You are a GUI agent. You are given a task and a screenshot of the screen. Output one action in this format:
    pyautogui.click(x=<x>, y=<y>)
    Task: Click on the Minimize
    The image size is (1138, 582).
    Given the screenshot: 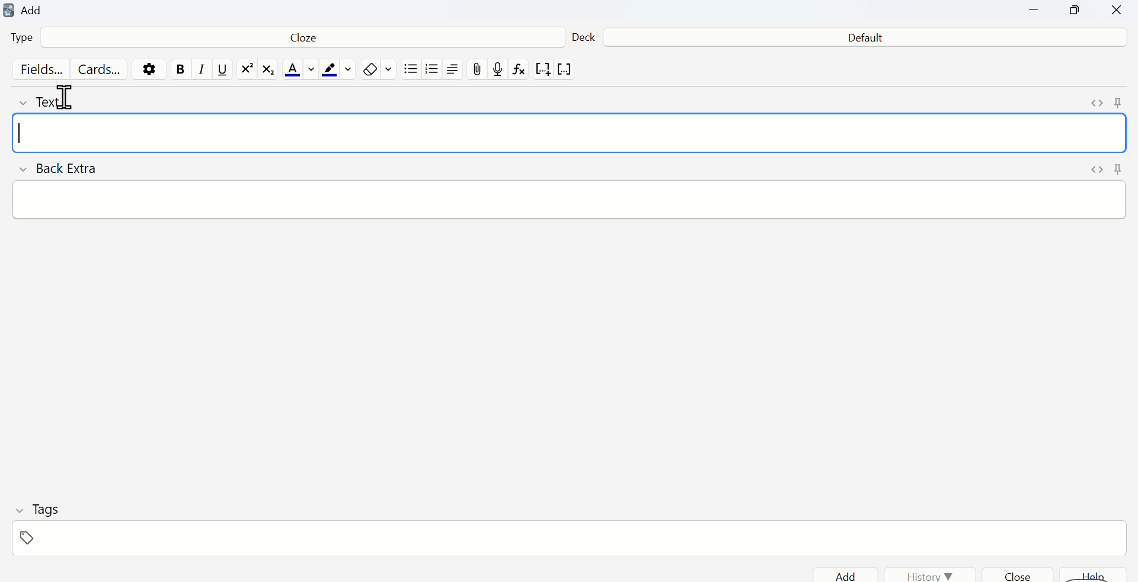 What is the action you would take?
    pyautogui.click(x=1040, y=12)
    